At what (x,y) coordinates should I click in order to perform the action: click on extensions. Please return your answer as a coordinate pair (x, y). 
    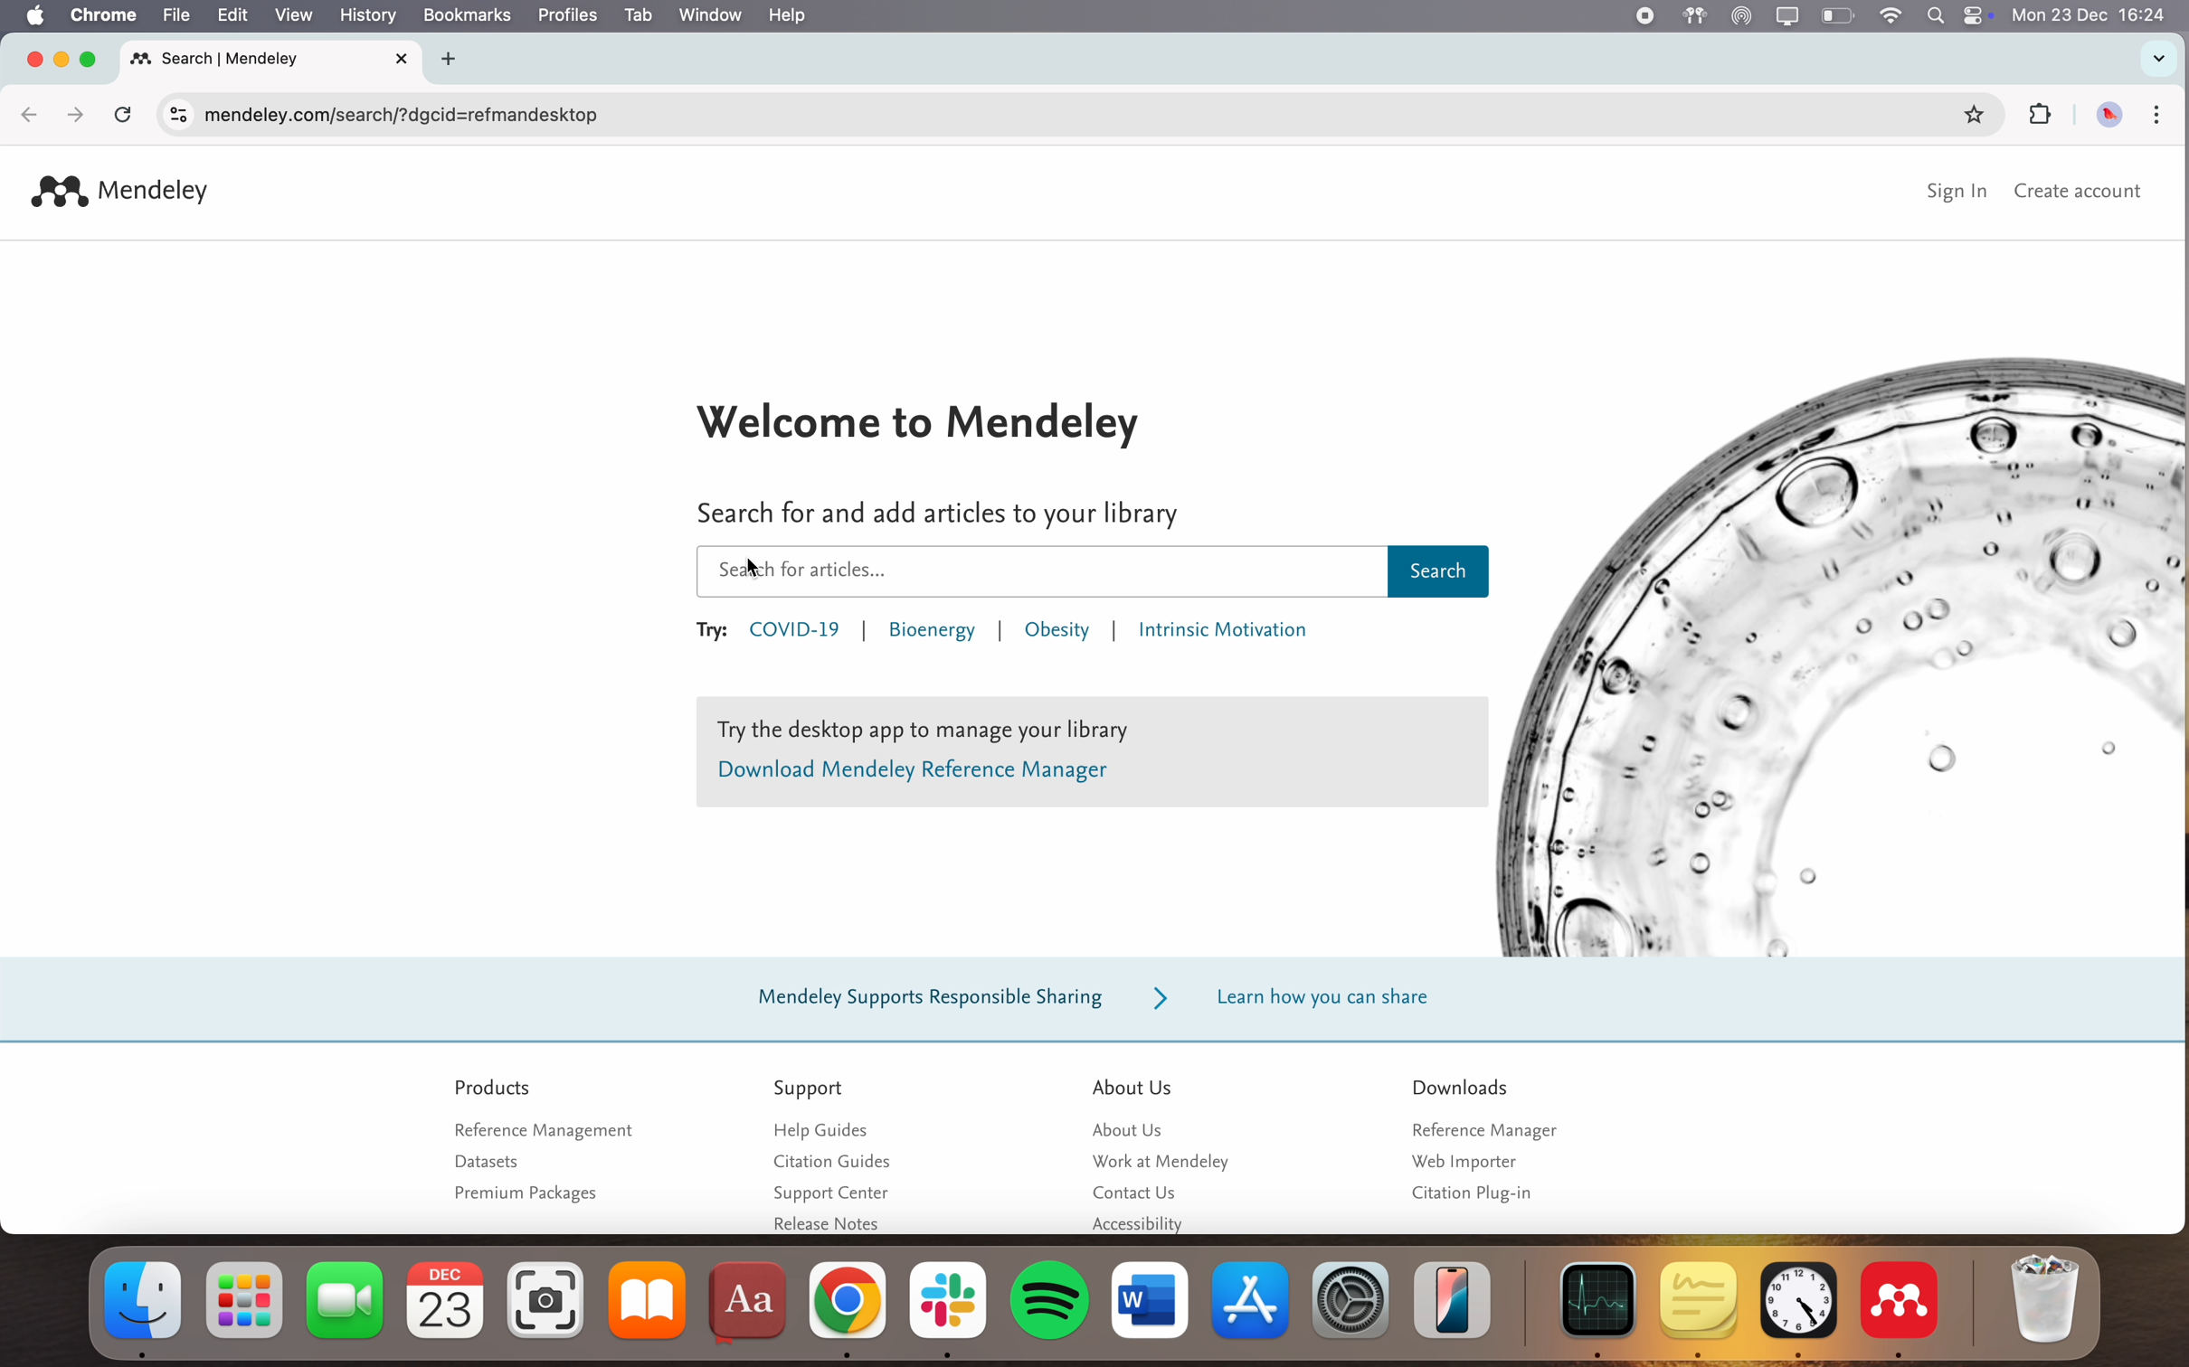
    Looking at the image, I should click on (2040, 114).